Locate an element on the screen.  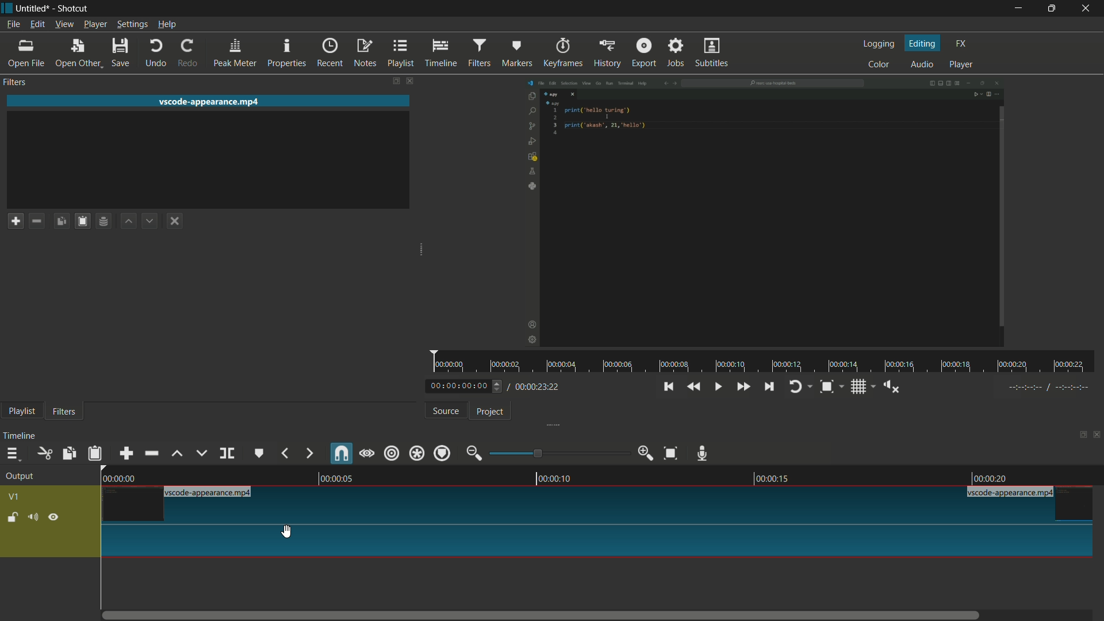
lift is located at coordinates (175, 453).